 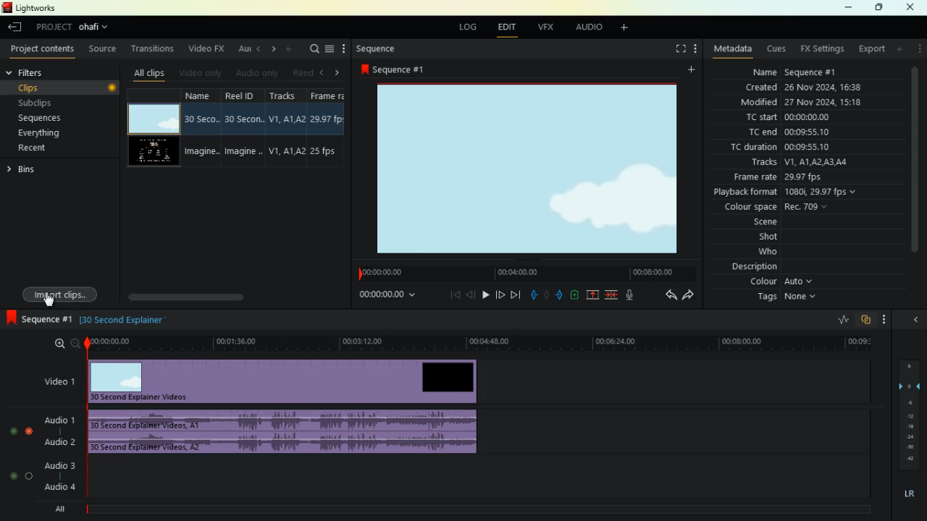 What do you see at coordinates (906, 494) in the screenshot?
I see `lr` at bounding box center [906, 494].